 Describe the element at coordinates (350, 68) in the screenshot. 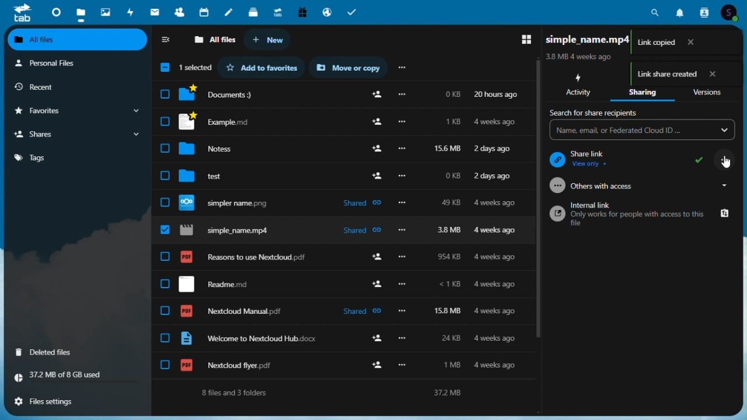

I see `Move or copy` at that location.